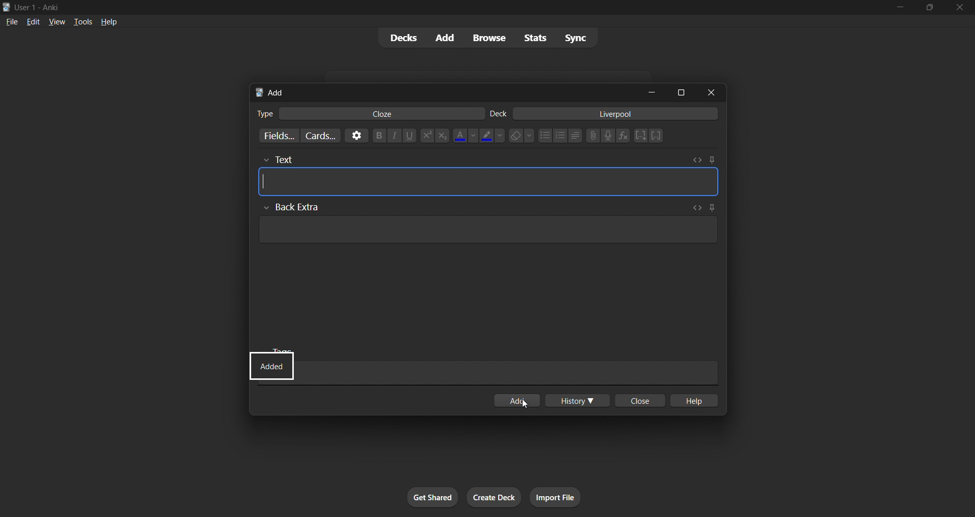  What do you see at coordinates (547, 137) in the screenshot?
I see `unordered list` at bounding box center [547, 137].